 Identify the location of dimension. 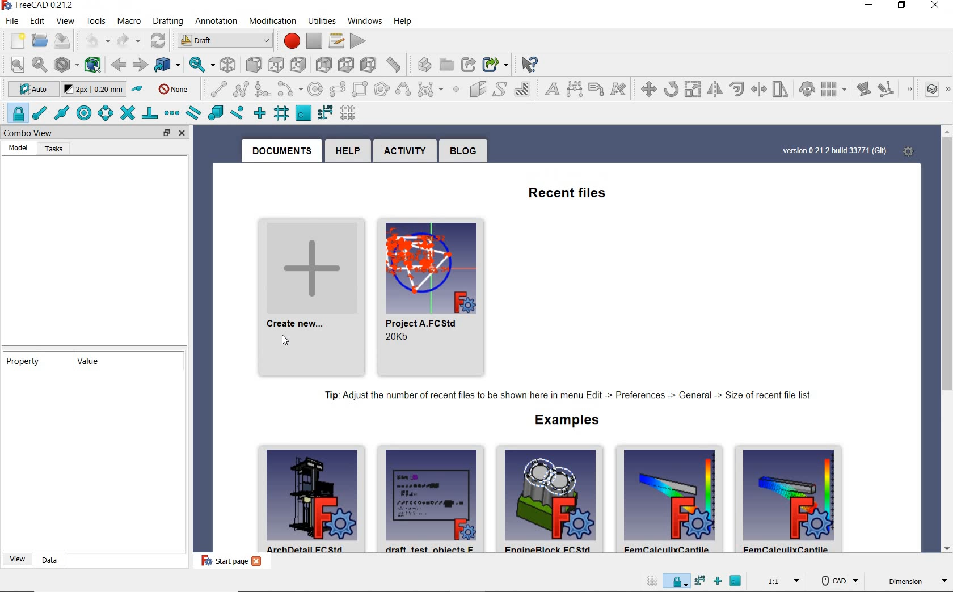
(574, 89).